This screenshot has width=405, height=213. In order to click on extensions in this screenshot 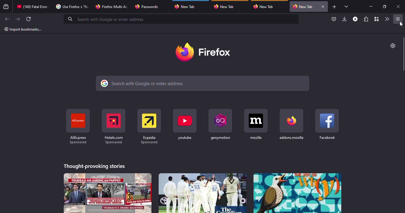, I will do `click(366, 20)`.